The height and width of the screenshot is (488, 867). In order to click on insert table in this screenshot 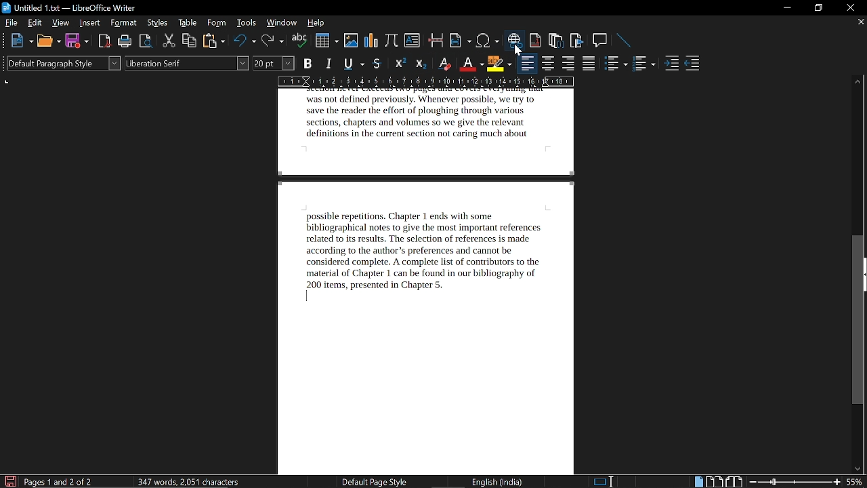, I will do `click(326, 41)`.